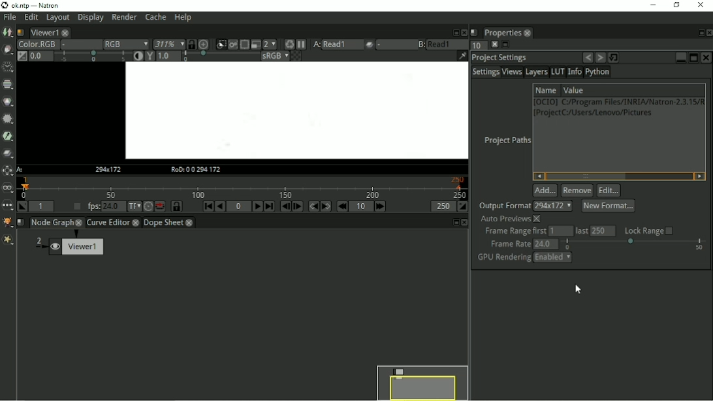 This screenshot has height=401, width=713. What do you see at coordinates (609, 206) in the screenshot?
I see `New Format` at bounding box center [609, 206].